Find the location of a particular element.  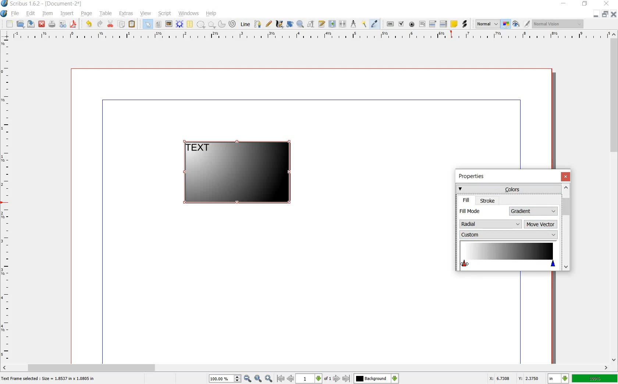

view is located at coordinates (146, 14).